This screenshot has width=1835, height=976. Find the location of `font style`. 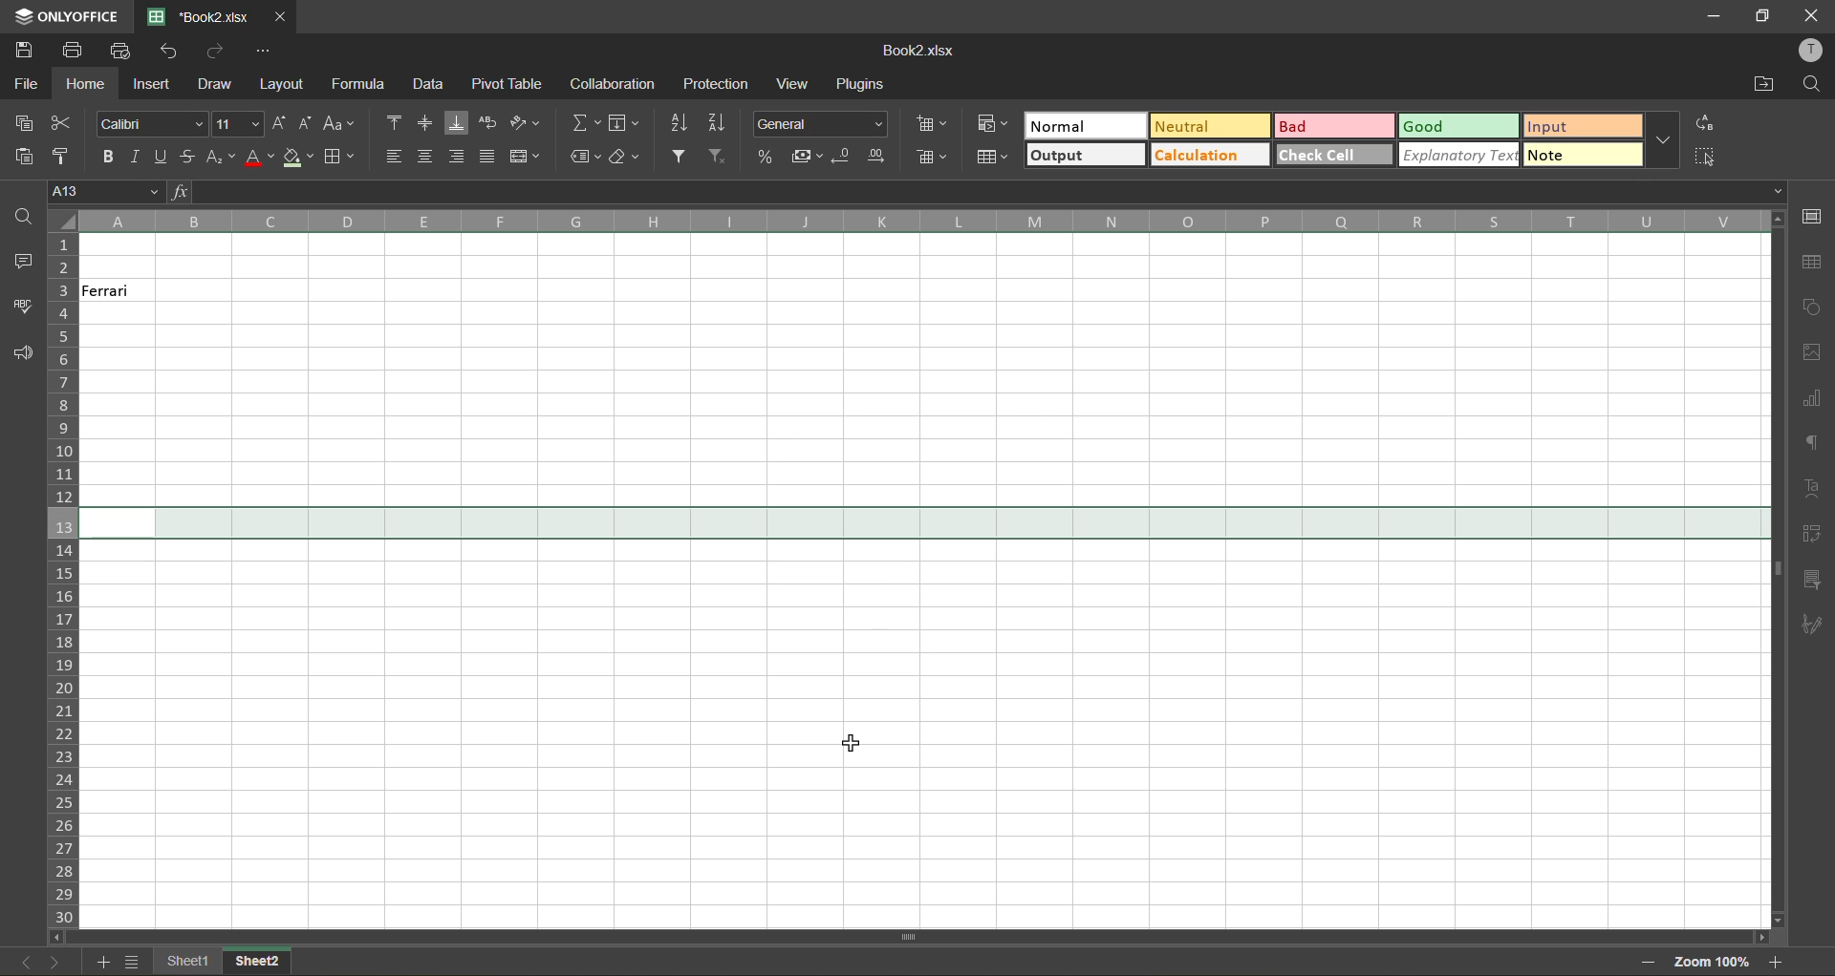

font style is located at coordinates (148, 125).